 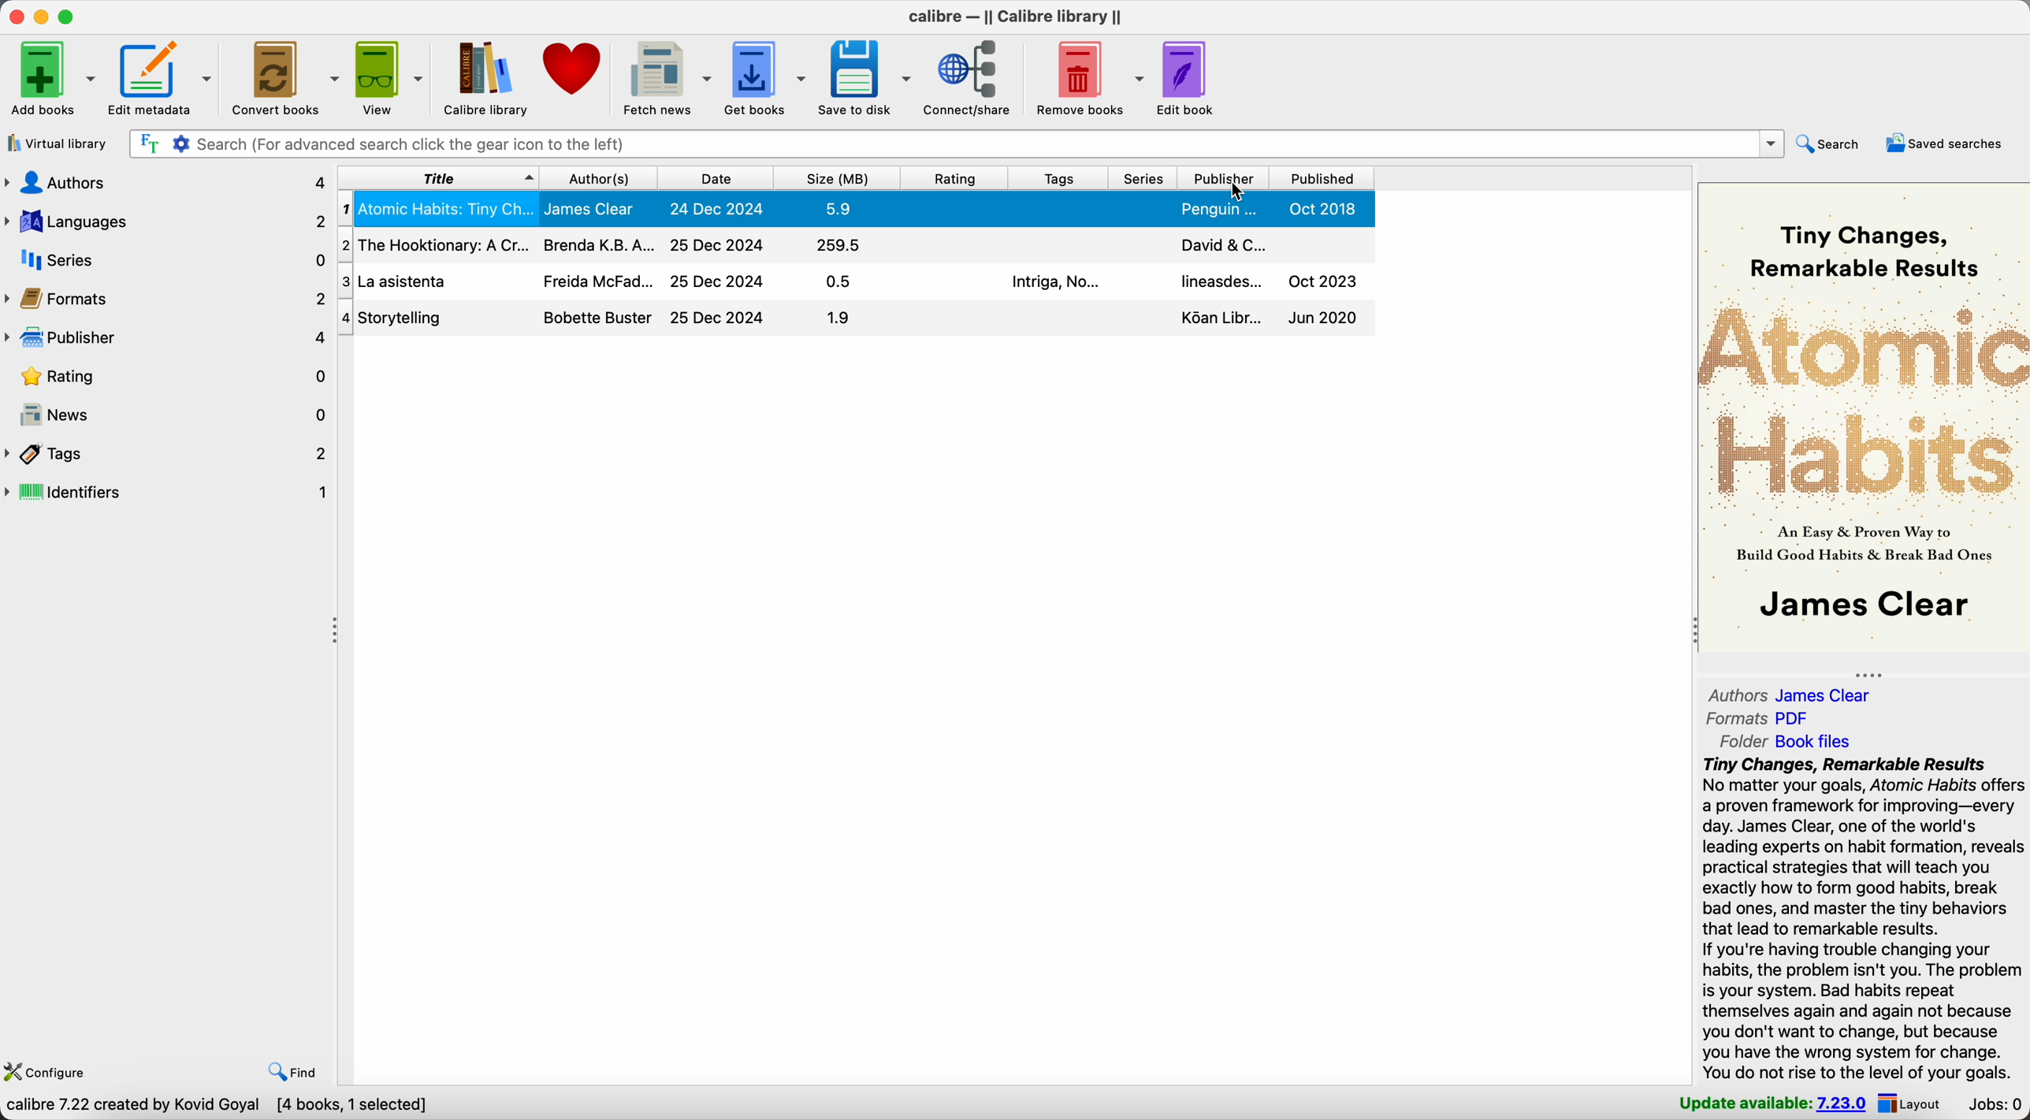 What do you see at coordinates (768, 76) in the screenshot?
I see `get books` at bounding box center [768, 76].